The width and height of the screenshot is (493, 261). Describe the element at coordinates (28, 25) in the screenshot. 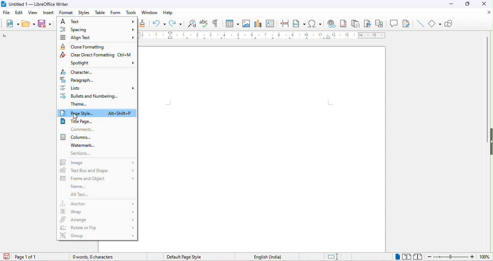

I see `open` at that location.